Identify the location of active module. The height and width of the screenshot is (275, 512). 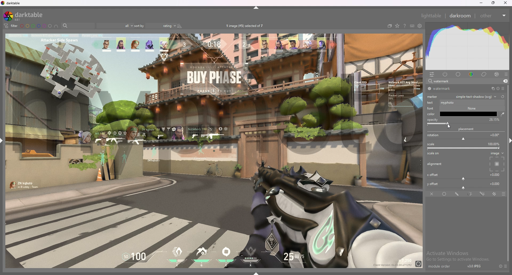
(445, 74).